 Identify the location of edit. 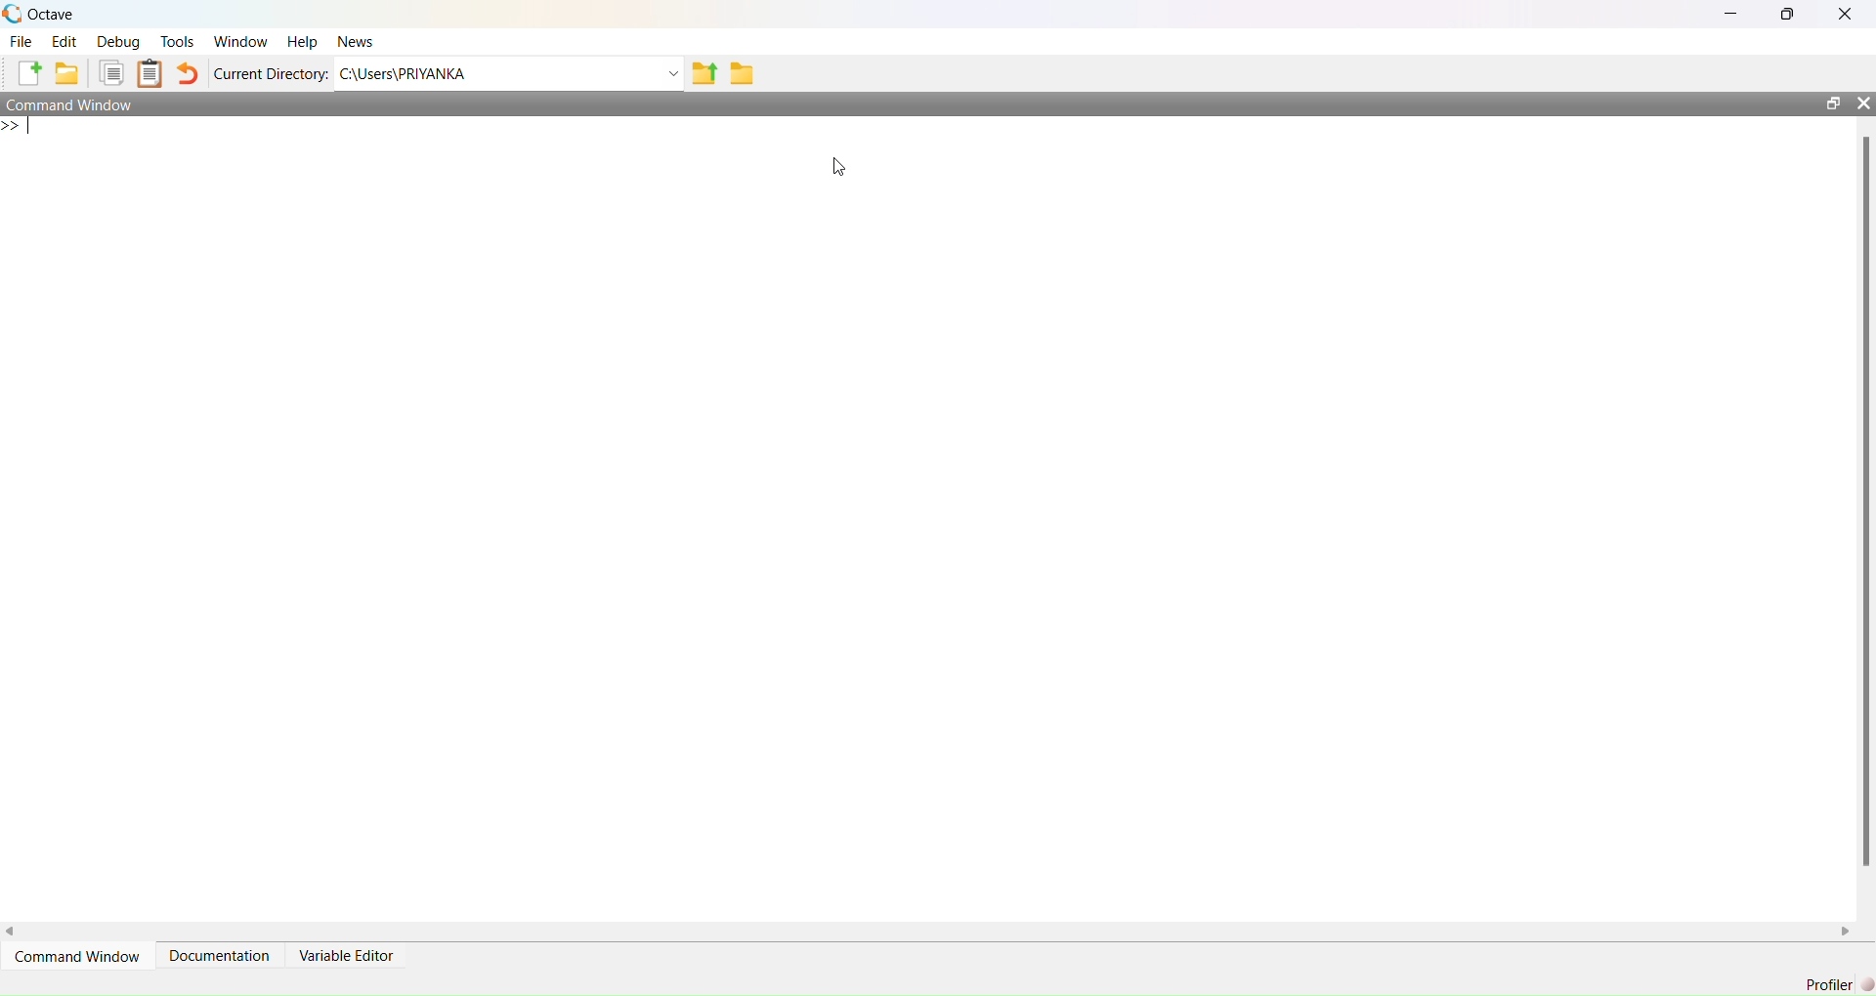
(63, 42).